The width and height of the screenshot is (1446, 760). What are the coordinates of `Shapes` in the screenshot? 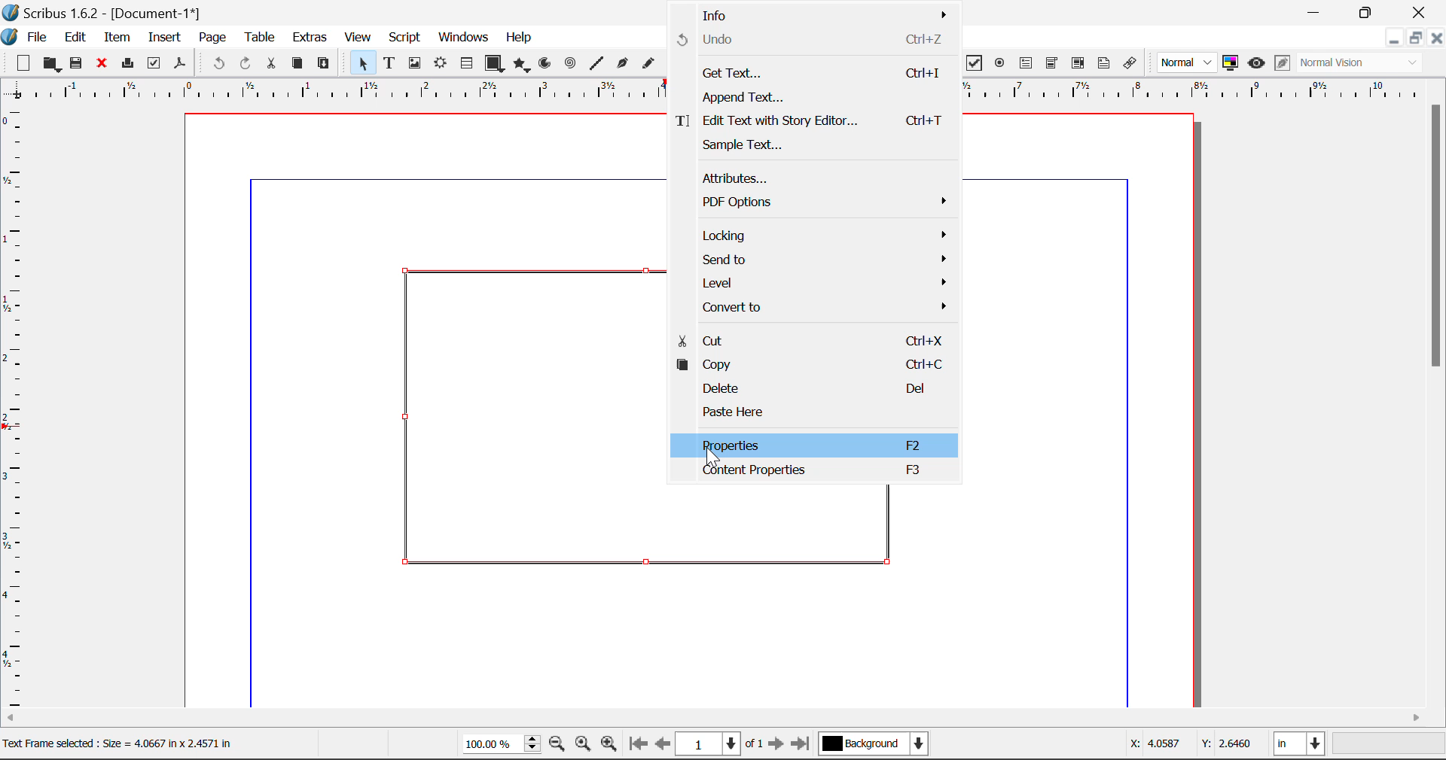 It's located at (494, 62).